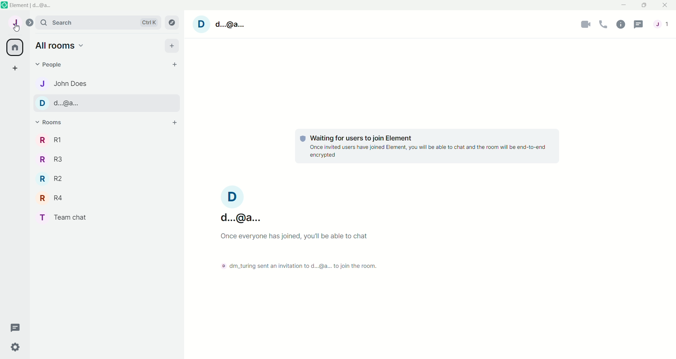 This screenshot has width=676, height=359. I want to click on info, so click(621, 25).